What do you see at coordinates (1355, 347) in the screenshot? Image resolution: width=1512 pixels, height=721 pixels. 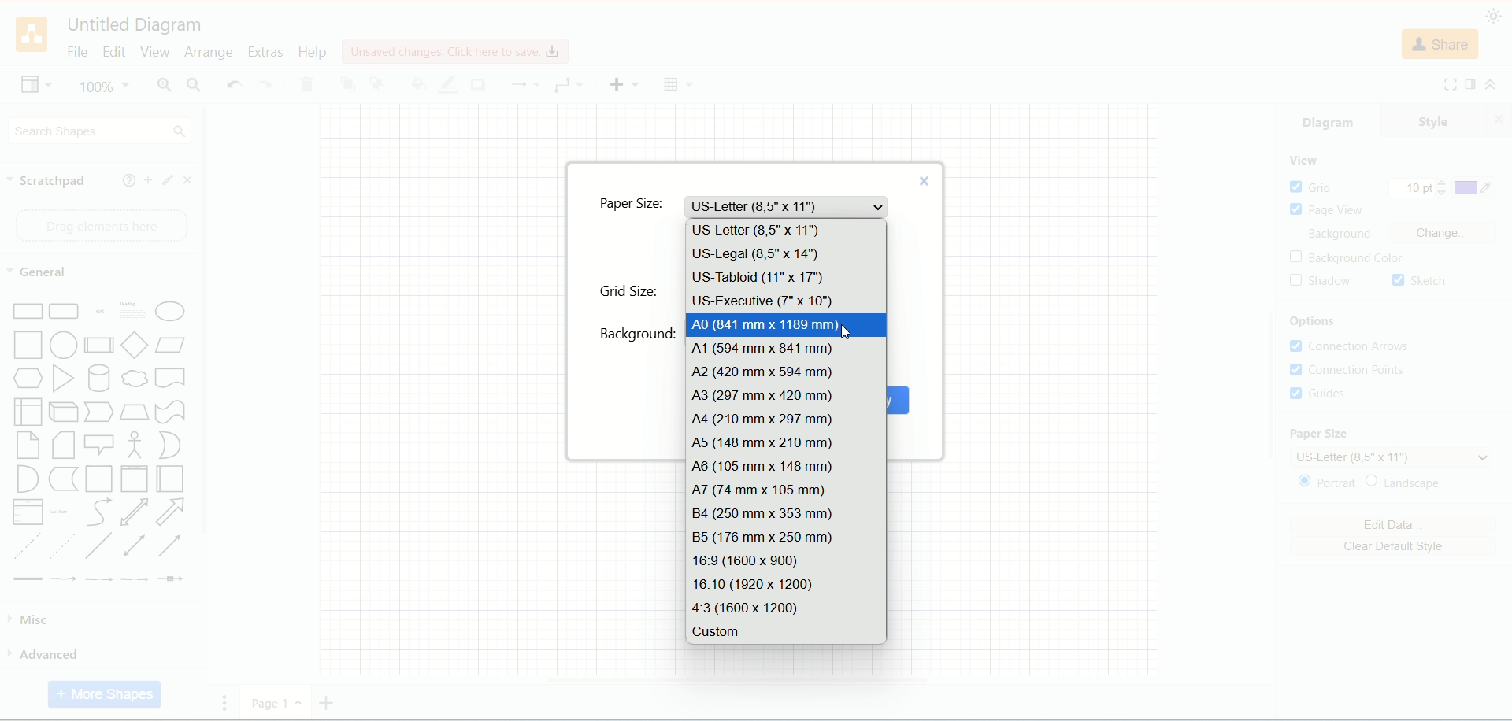 I see `connection arrows` at bounding box center [1355, 347].